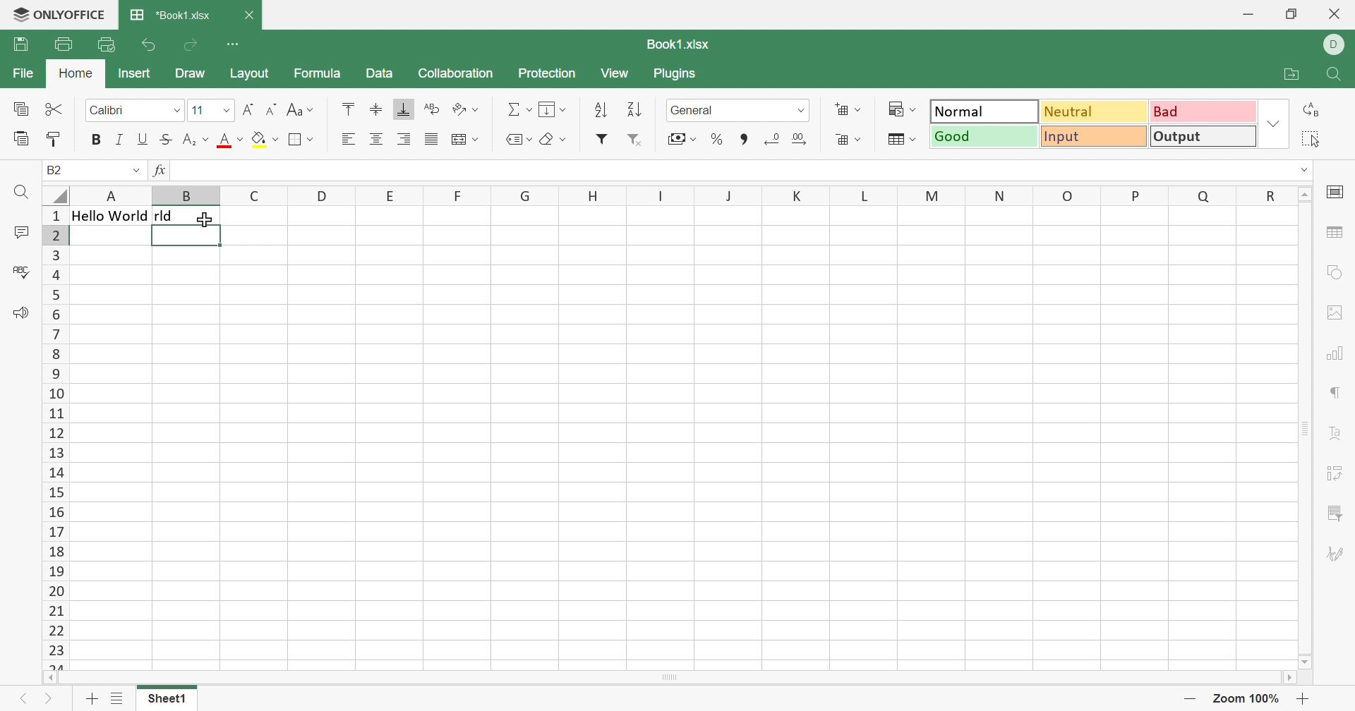 Image resolution: width=1355 pixels, height=711 pixels. Describe the element at coordinates (244, 72) in the screenshot. I see `Layout` at that location.